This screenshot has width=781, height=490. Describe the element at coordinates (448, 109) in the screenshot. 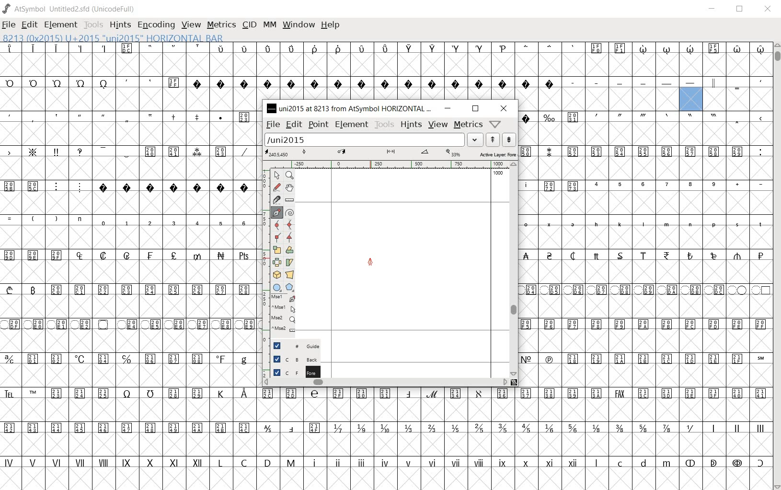

I see `minimize` at that location.